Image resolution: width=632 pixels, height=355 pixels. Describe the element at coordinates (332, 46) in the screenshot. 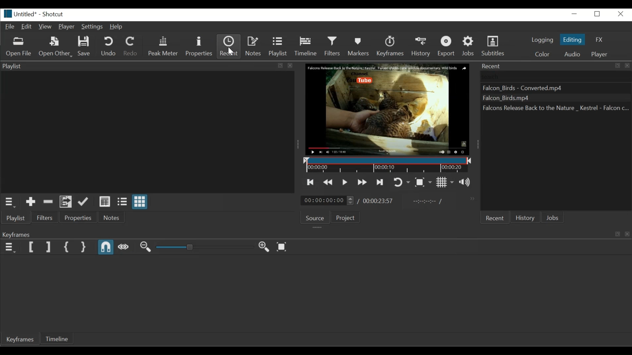

I see `Filters` at that location.